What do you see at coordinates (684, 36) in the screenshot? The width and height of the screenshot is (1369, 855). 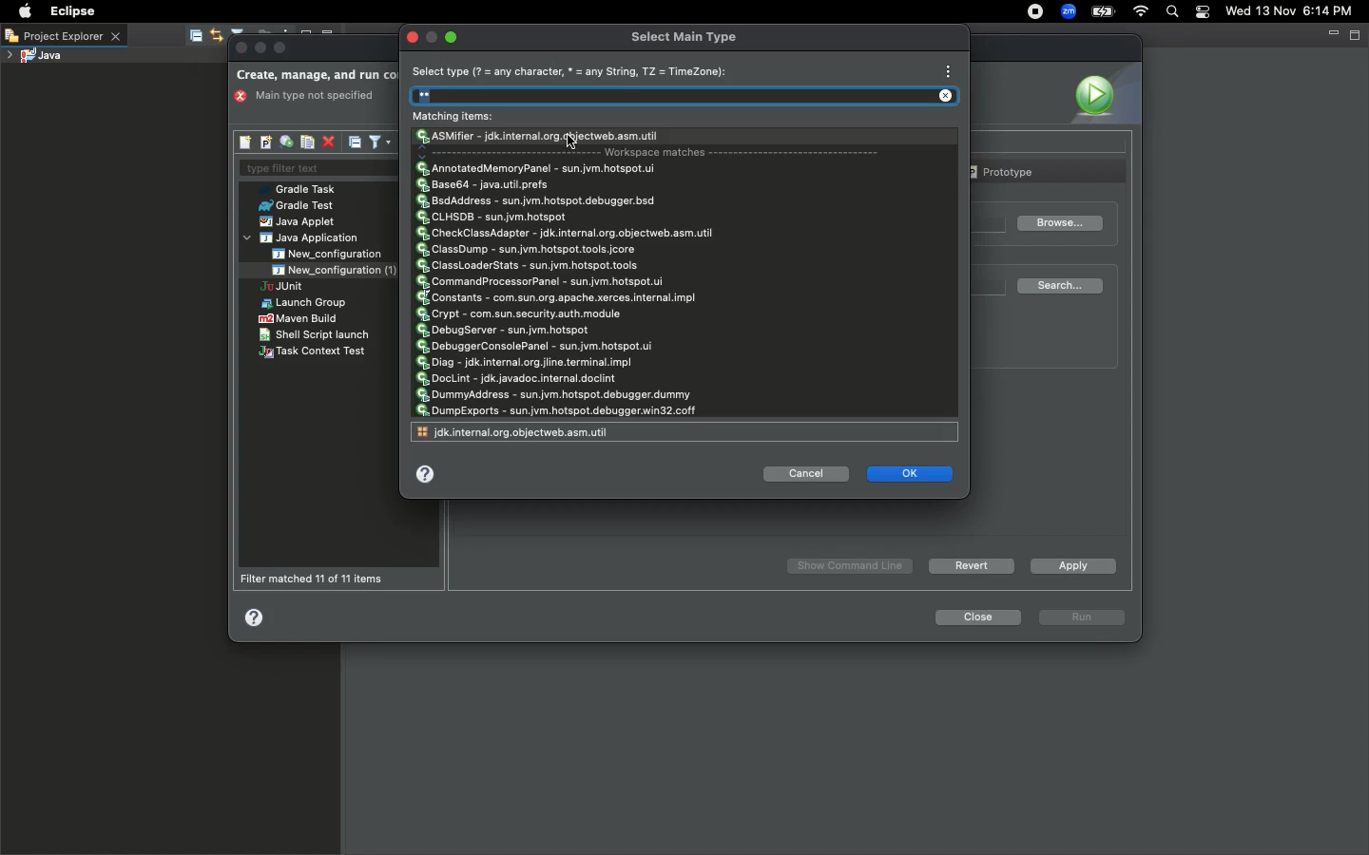 I see `Select main type` at bounding box center [684, 36].